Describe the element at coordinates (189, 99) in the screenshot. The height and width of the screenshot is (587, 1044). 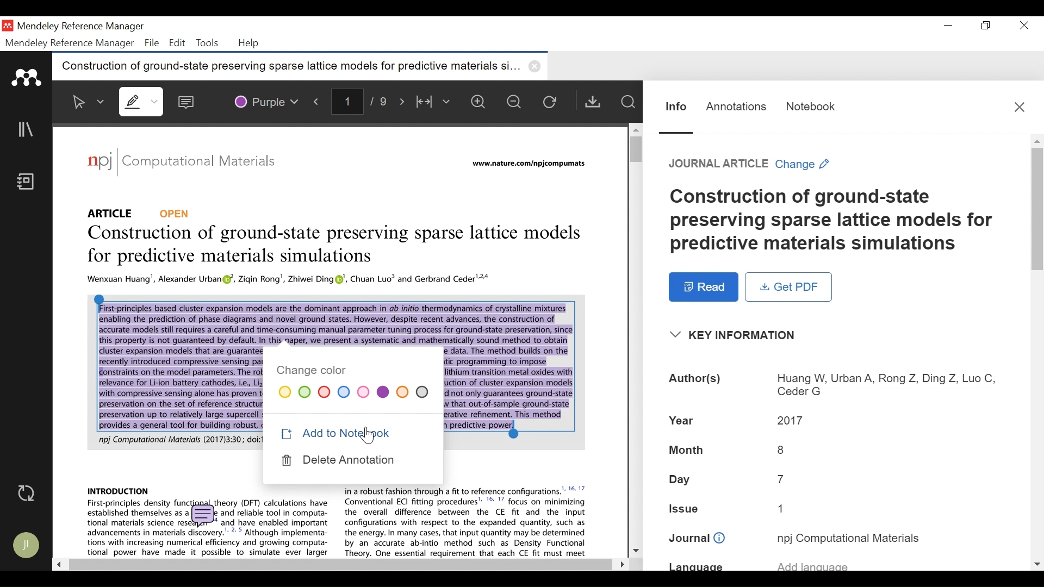
I see `Sticky Note` at that location.